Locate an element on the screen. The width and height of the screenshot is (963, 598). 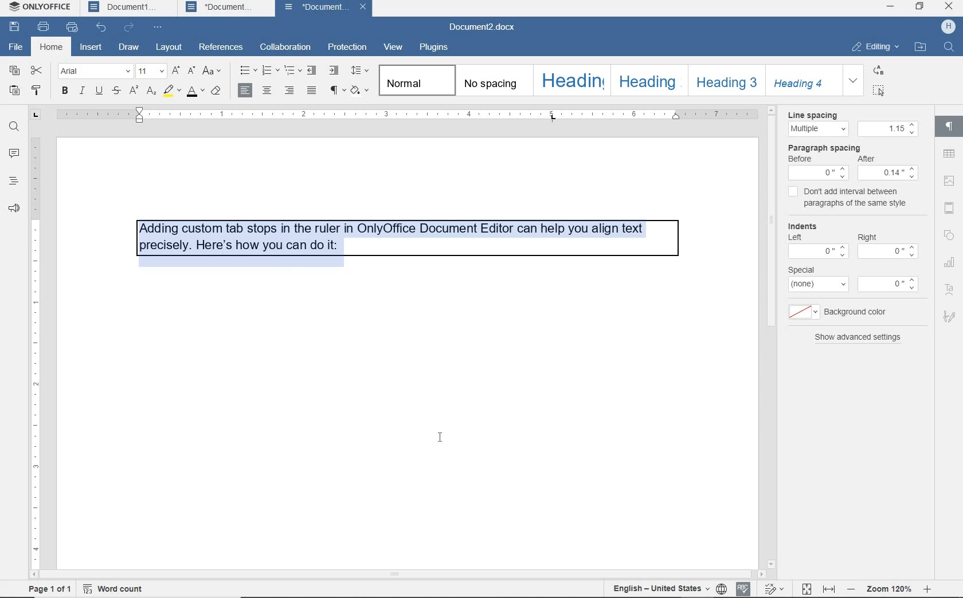
paste is located at coordinates (15, 91).